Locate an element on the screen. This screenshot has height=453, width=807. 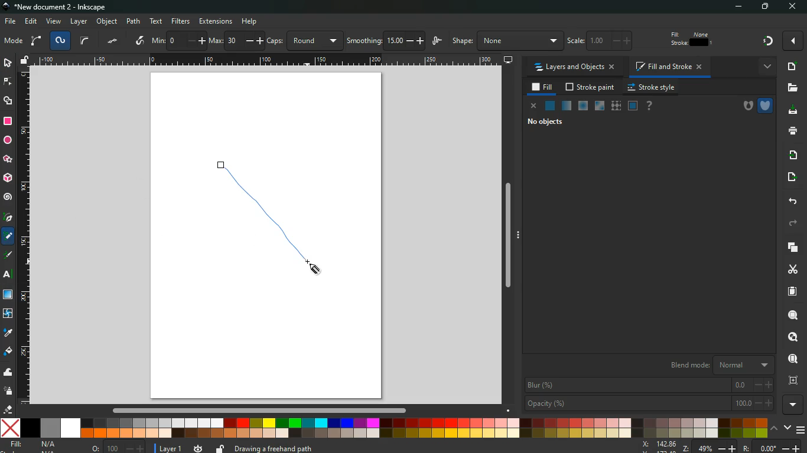
no objects is located at coordinates (556, 123).